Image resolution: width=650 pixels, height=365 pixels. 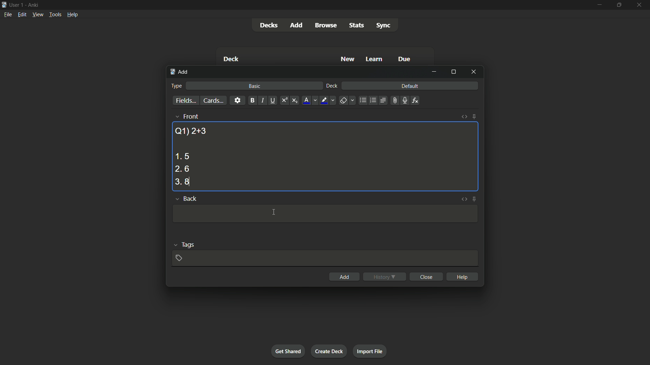 I want to click on back, so click(x=190, y=199).